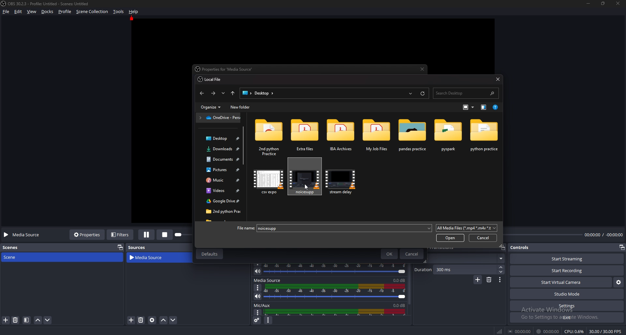 The image size is (626, 335). Describe the element at coordinates (211, 80) in the screenshot. I see `Local file` at that location.